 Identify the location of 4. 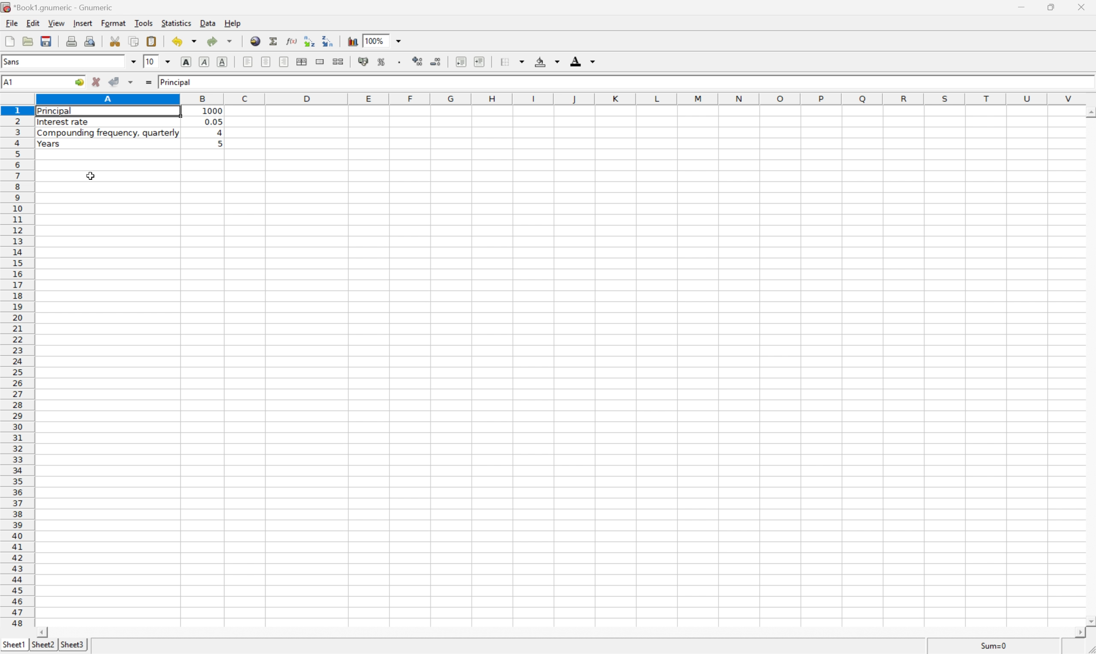
(220, 132).